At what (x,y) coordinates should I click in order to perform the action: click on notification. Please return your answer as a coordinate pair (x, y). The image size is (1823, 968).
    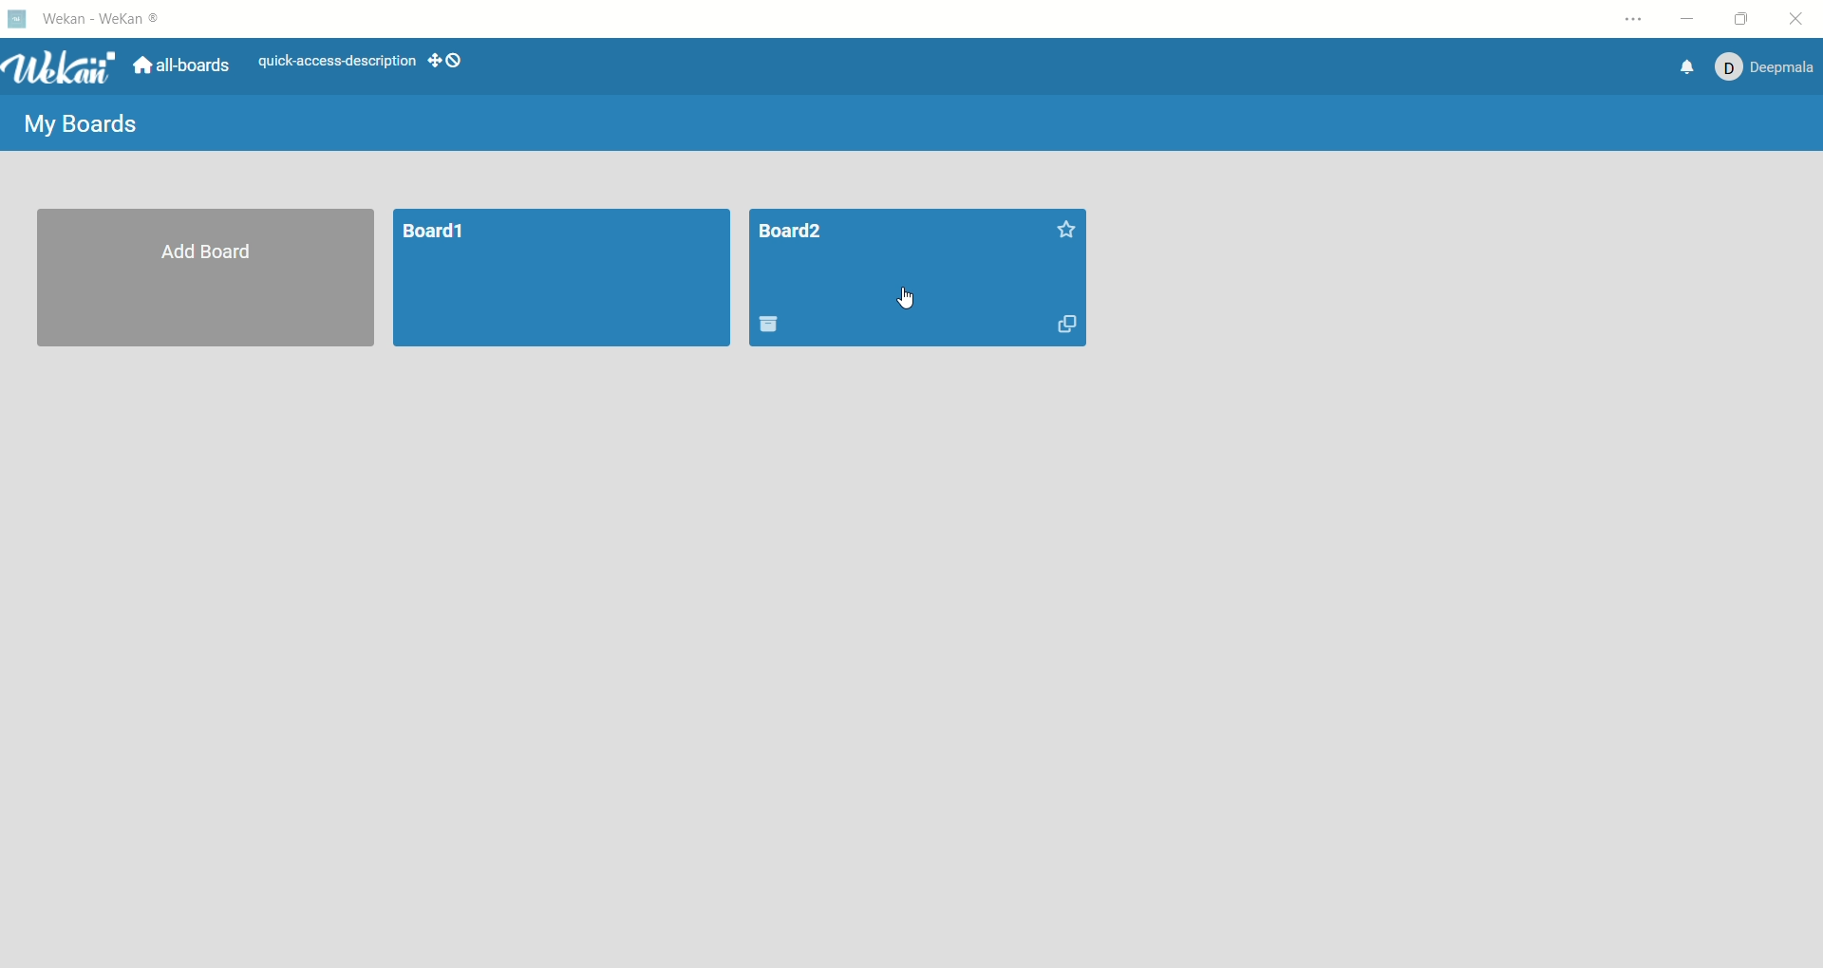
    Looking at the image, I should click on (1680, 67).